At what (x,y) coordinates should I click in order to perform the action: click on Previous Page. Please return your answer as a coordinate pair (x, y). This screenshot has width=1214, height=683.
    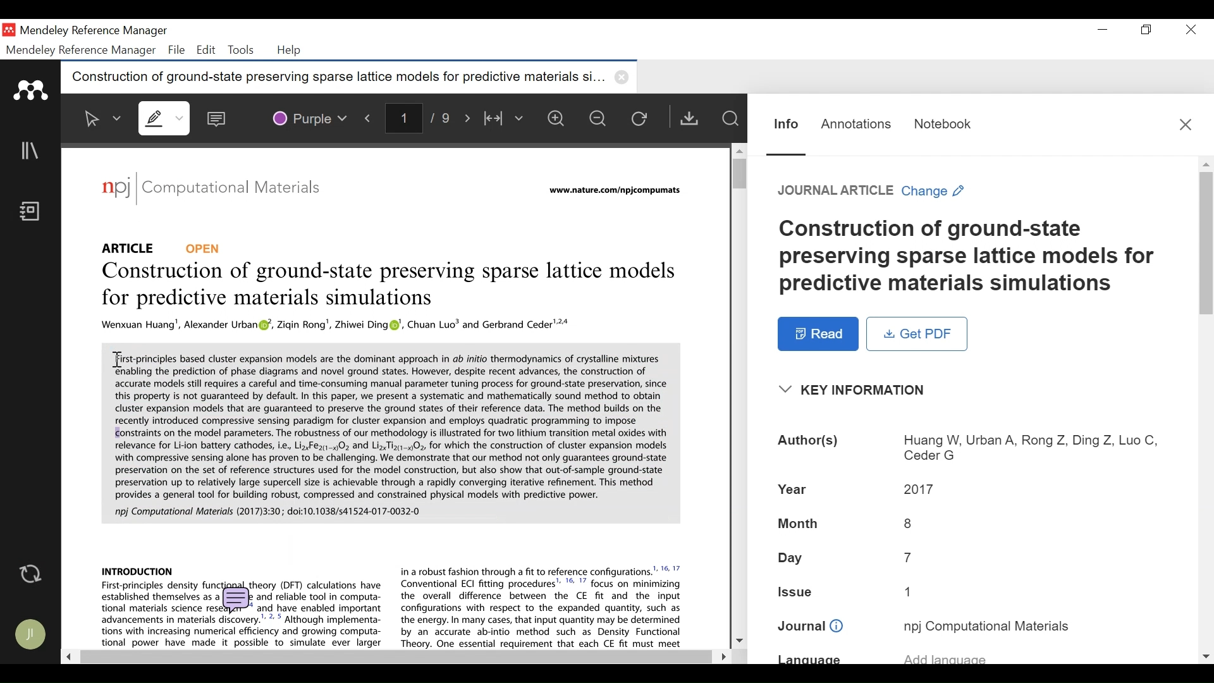
    Looking at the image, I should click on (371, 116).